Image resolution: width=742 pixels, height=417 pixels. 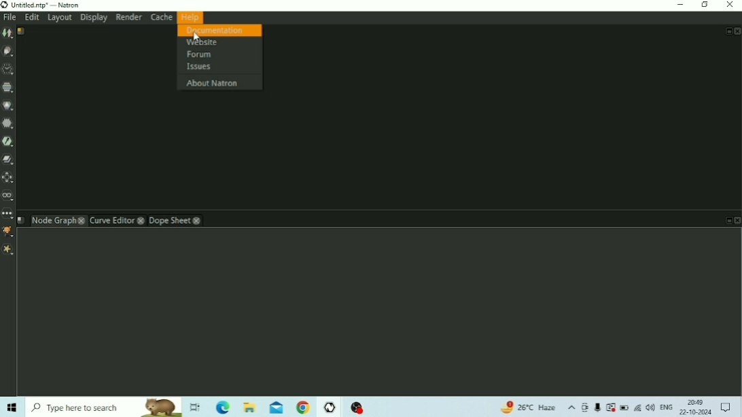 I want to click on Close Pan, so click(x=737, y=31).